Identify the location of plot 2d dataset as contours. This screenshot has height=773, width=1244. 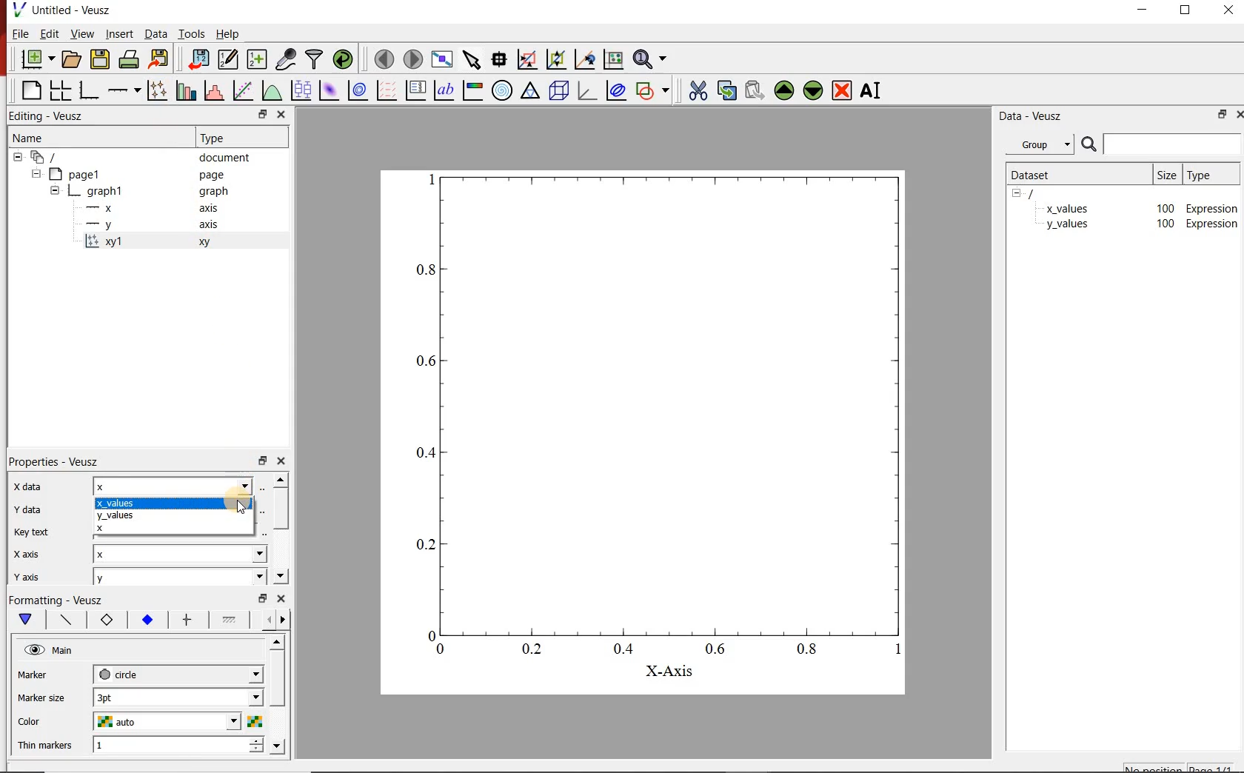
(359, 90).